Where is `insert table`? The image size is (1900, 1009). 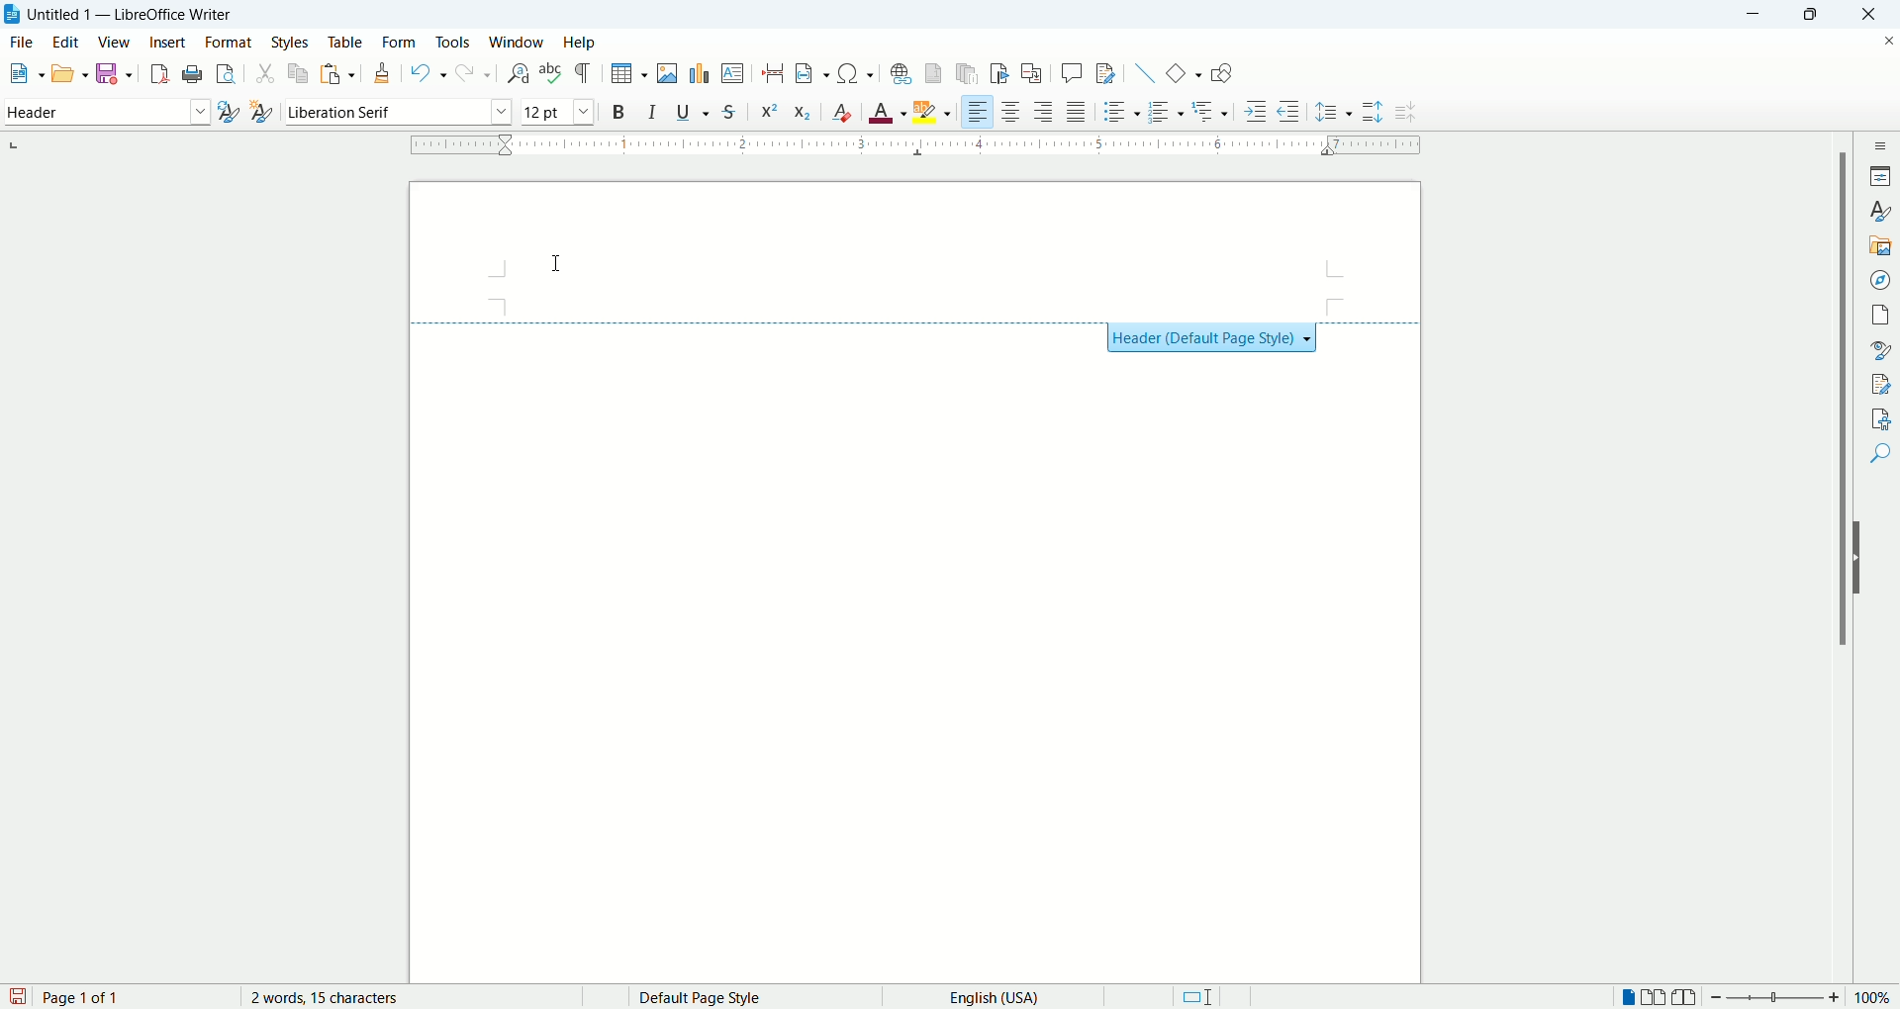 insert table is located at coordinates (629, 74).